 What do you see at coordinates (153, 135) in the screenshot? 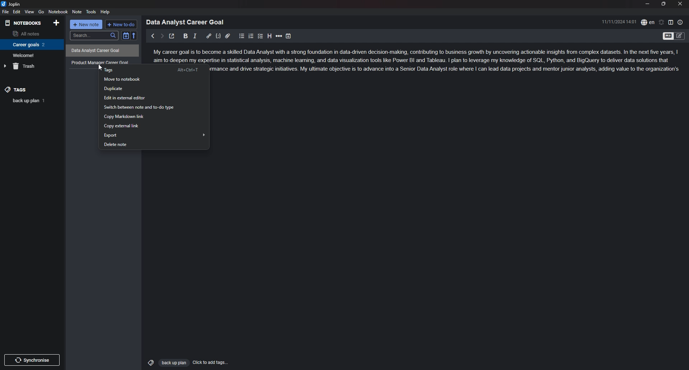
I see `export` at bounding box center [153, 135].